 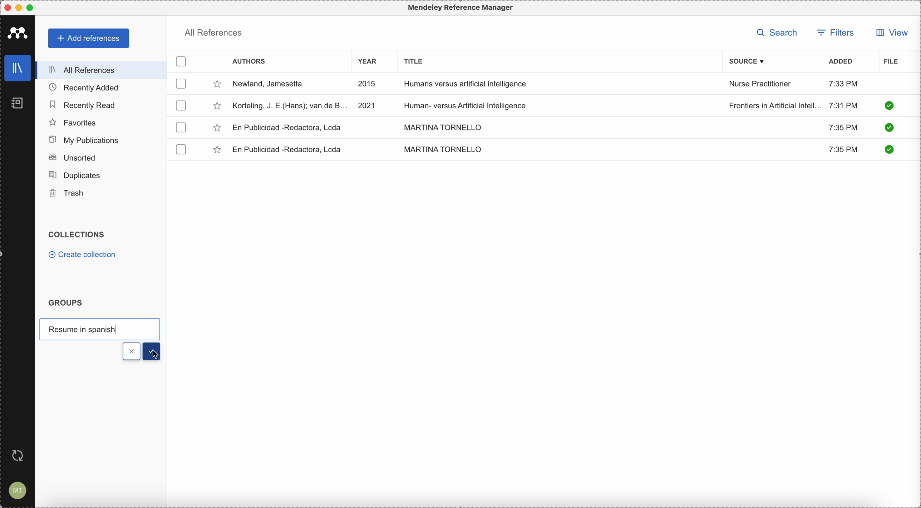 I want to click on authors, so click(x=249, y=62).